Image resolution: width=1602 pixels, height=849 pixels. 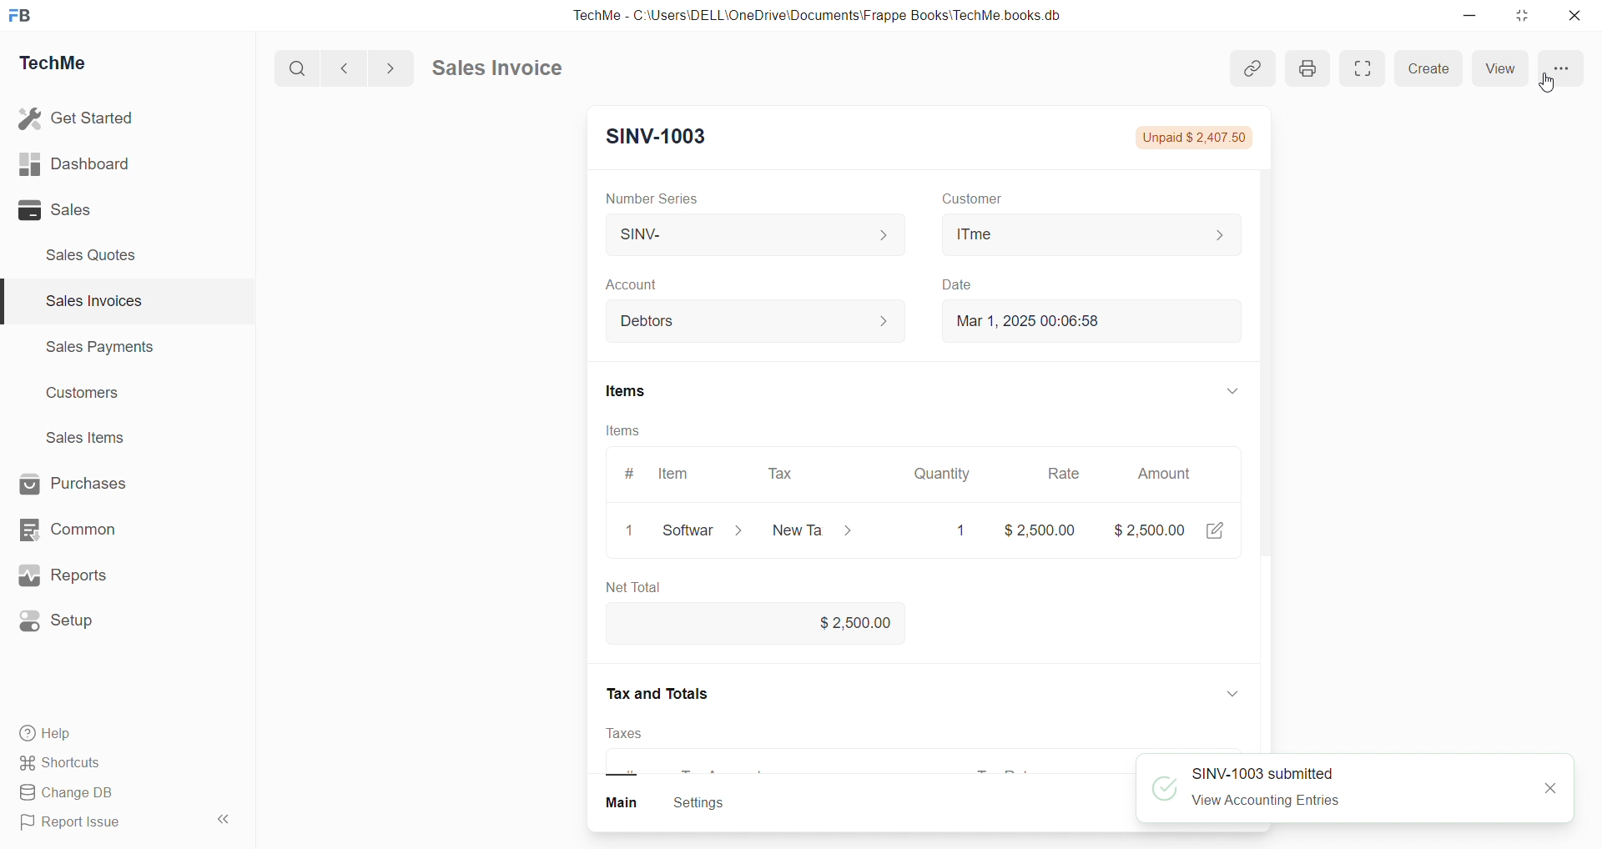 What do you see at coordinates (98, 254) in the screenshot?
I see `Sales Quotes` at bounding box center [98, 254].